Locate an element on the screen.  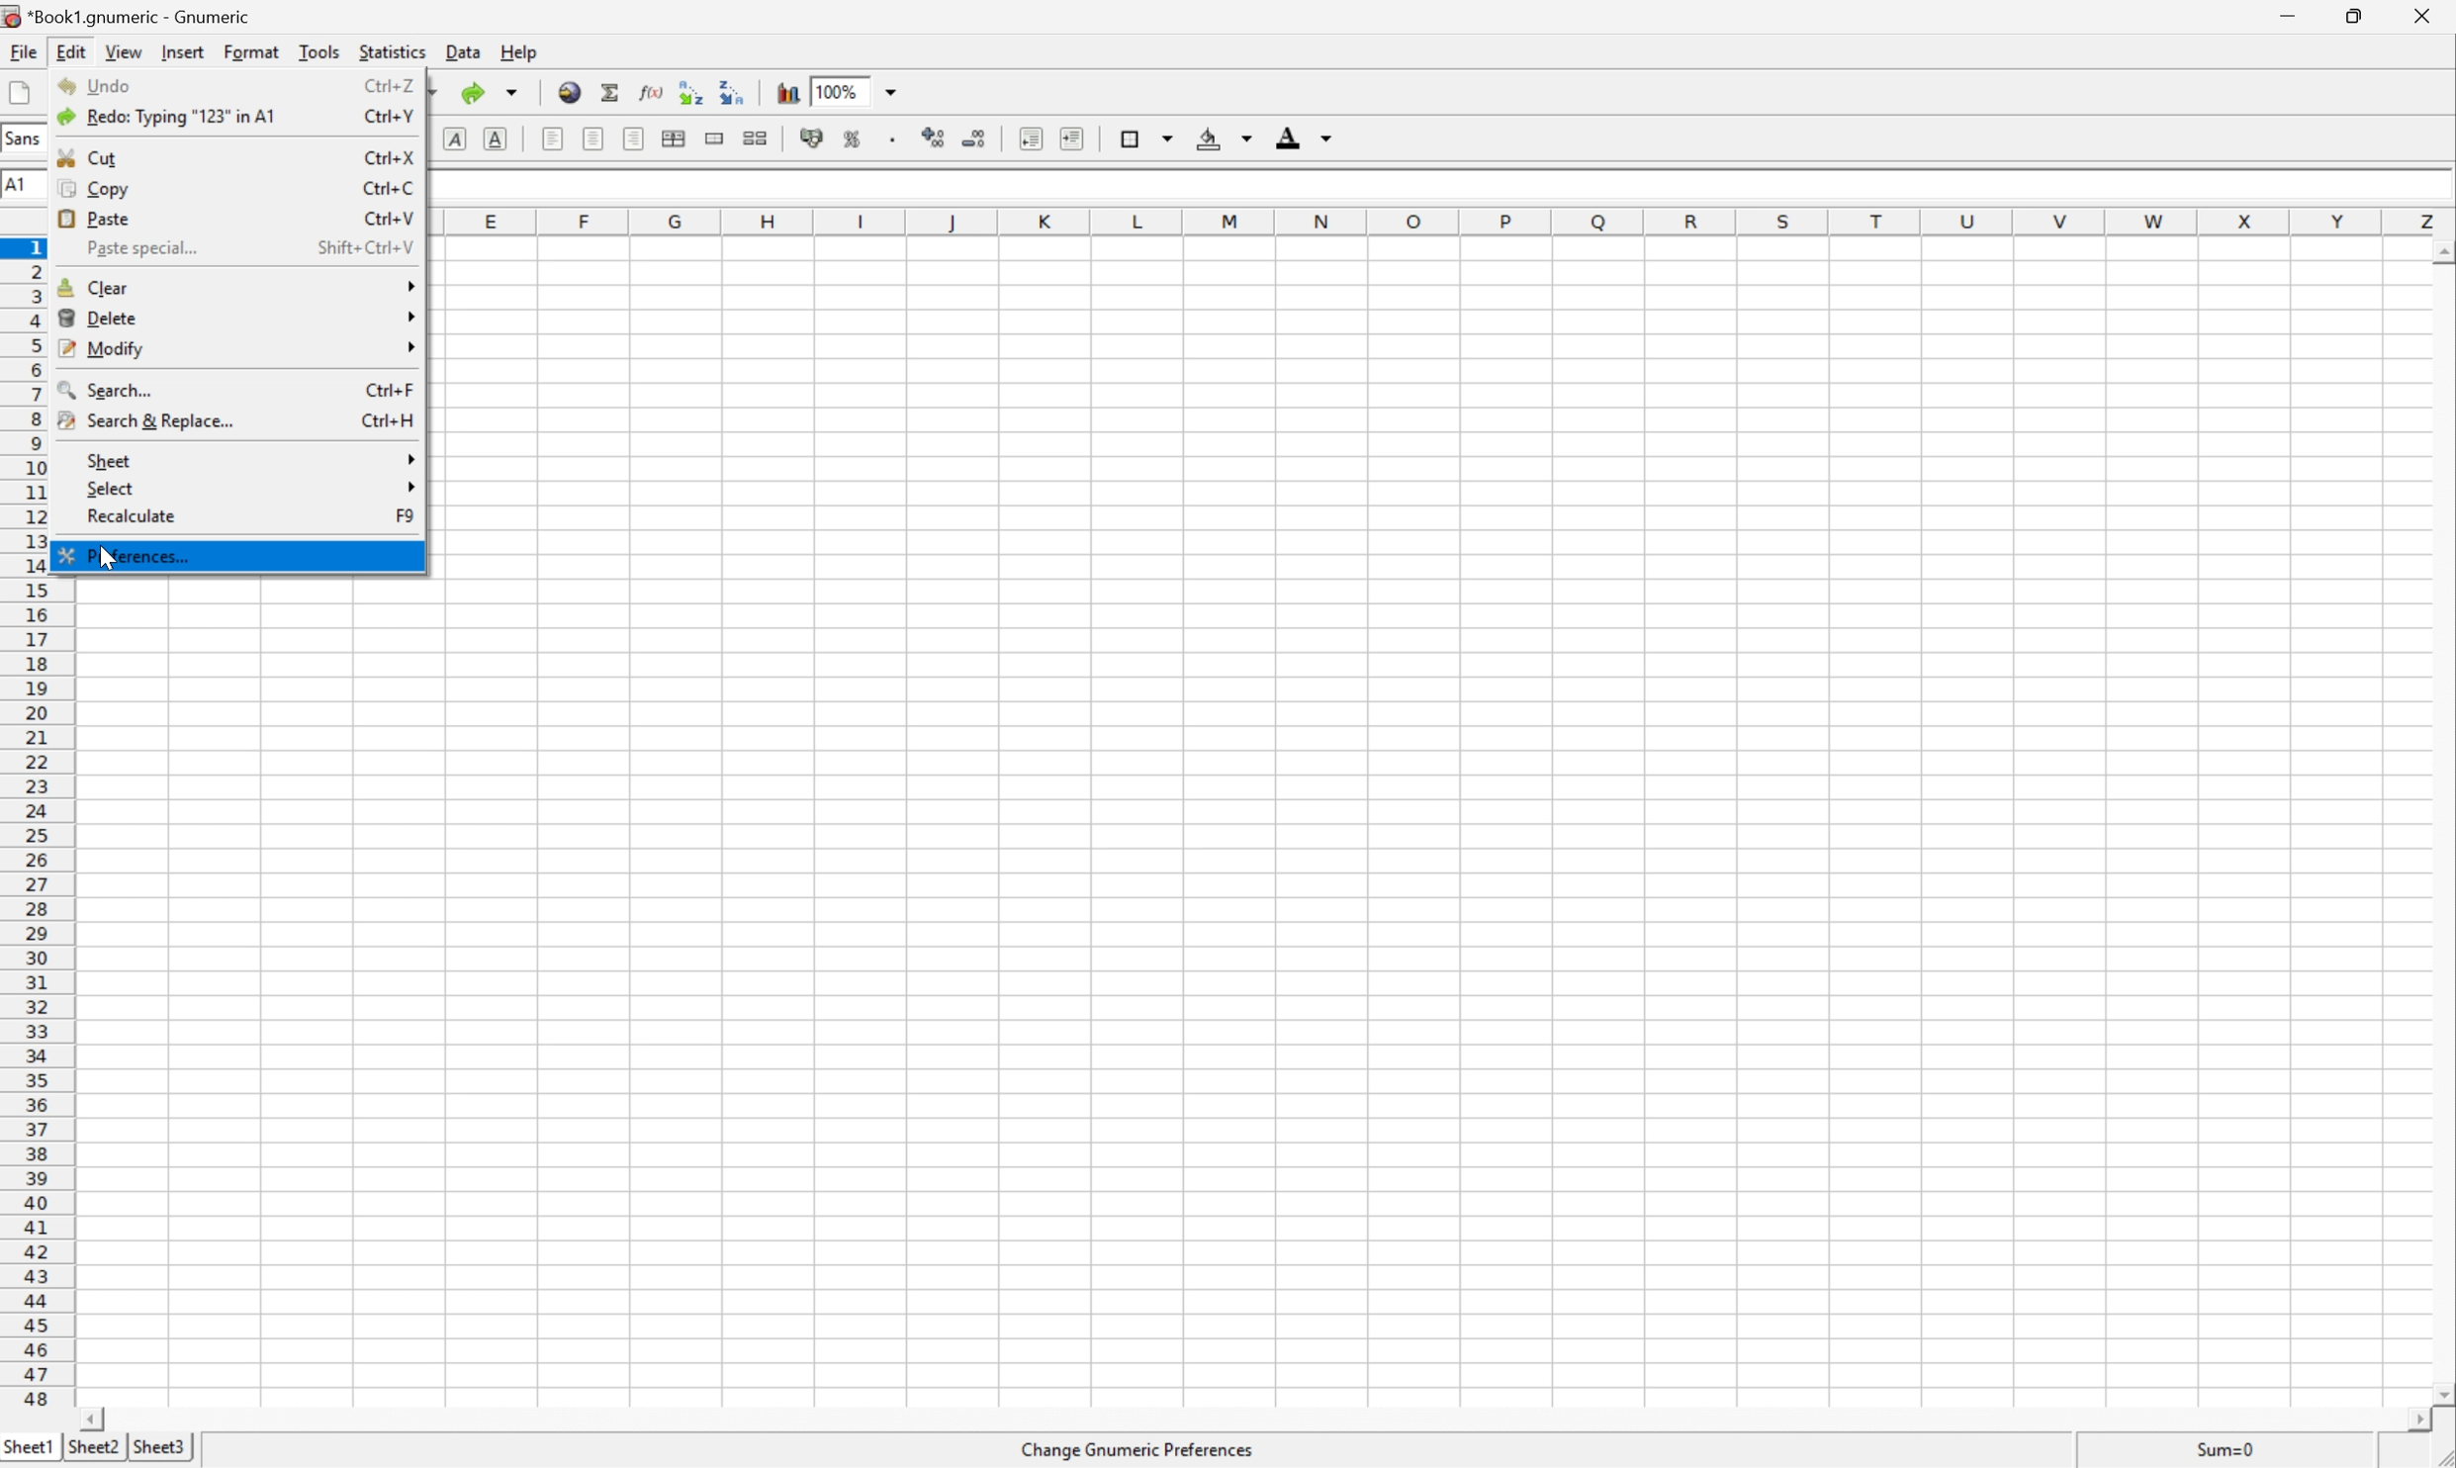
Align right is located at coordinates (634, 138).